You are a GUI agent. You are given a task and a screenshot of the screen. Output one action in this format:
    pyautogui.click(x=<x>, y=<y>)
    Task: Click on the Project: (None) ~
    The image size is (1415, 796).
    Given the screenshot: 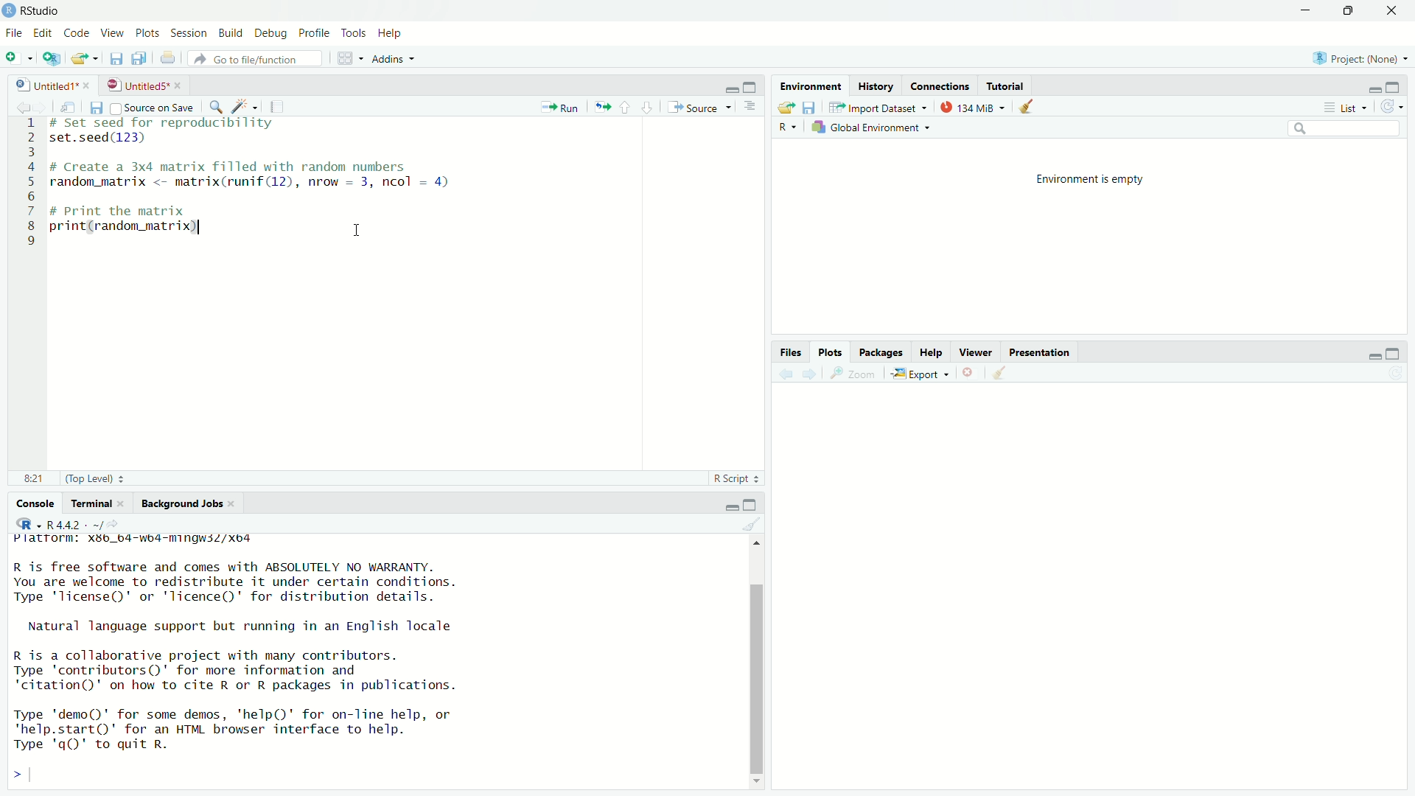 What is the action you would take?
    pyautogui.click(x=1360, y=59)
    